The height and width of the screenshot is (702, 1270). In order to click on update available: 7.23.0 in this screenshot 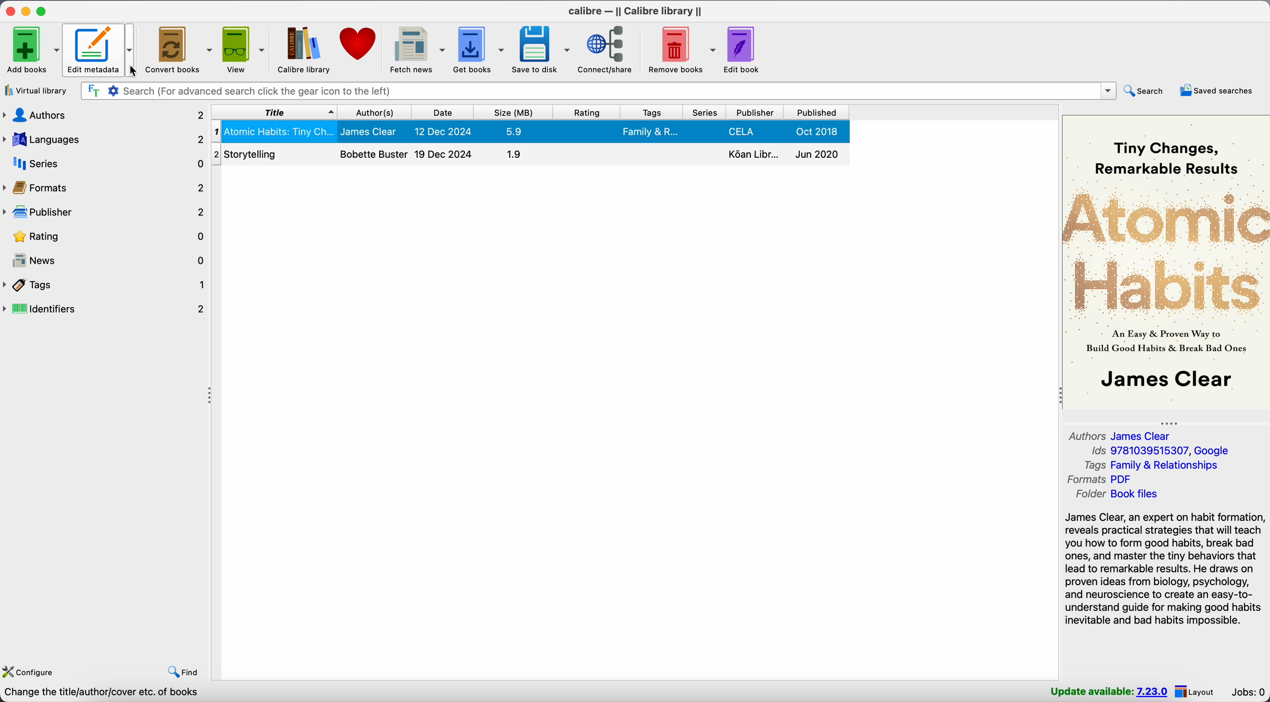, I will do `click(1109, 692)`.